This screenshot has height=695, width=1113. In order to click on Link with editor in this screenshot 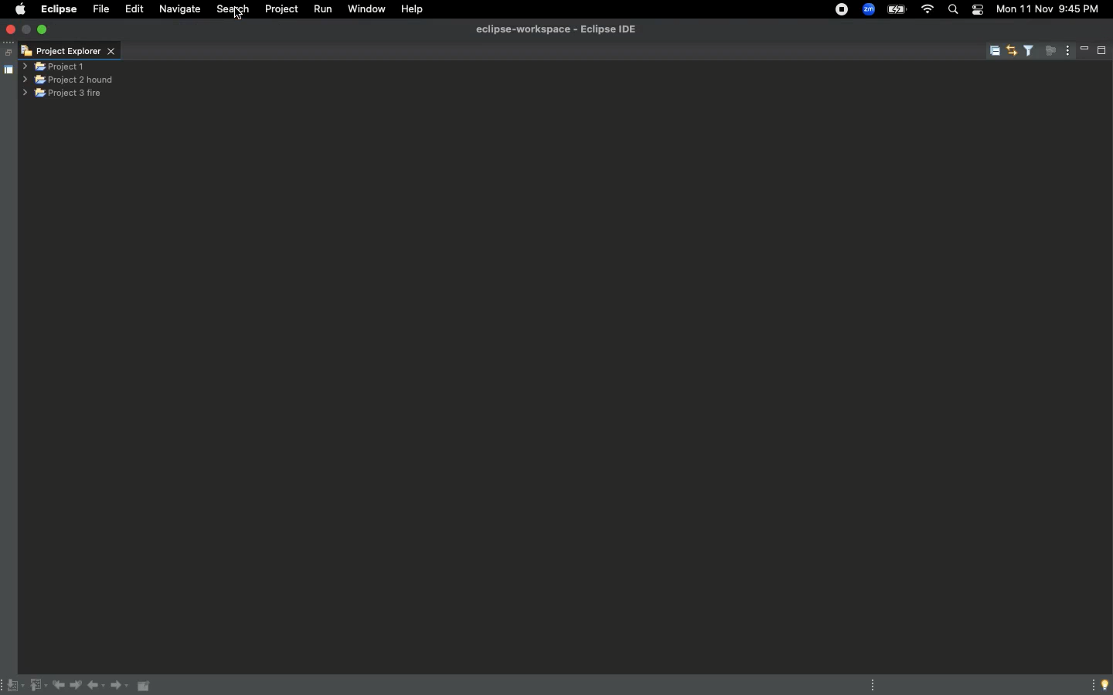, I will do `click(1010, 52)`.